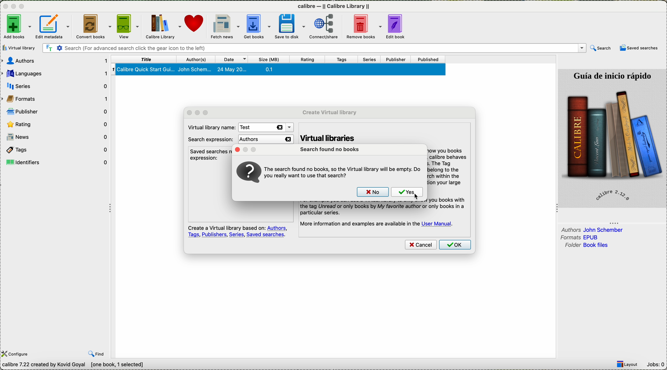 The image size is (667, 370). What do you see at coordinates (592, 229) in the screenshot?
I see `authors` at bounding box center [592, 229].